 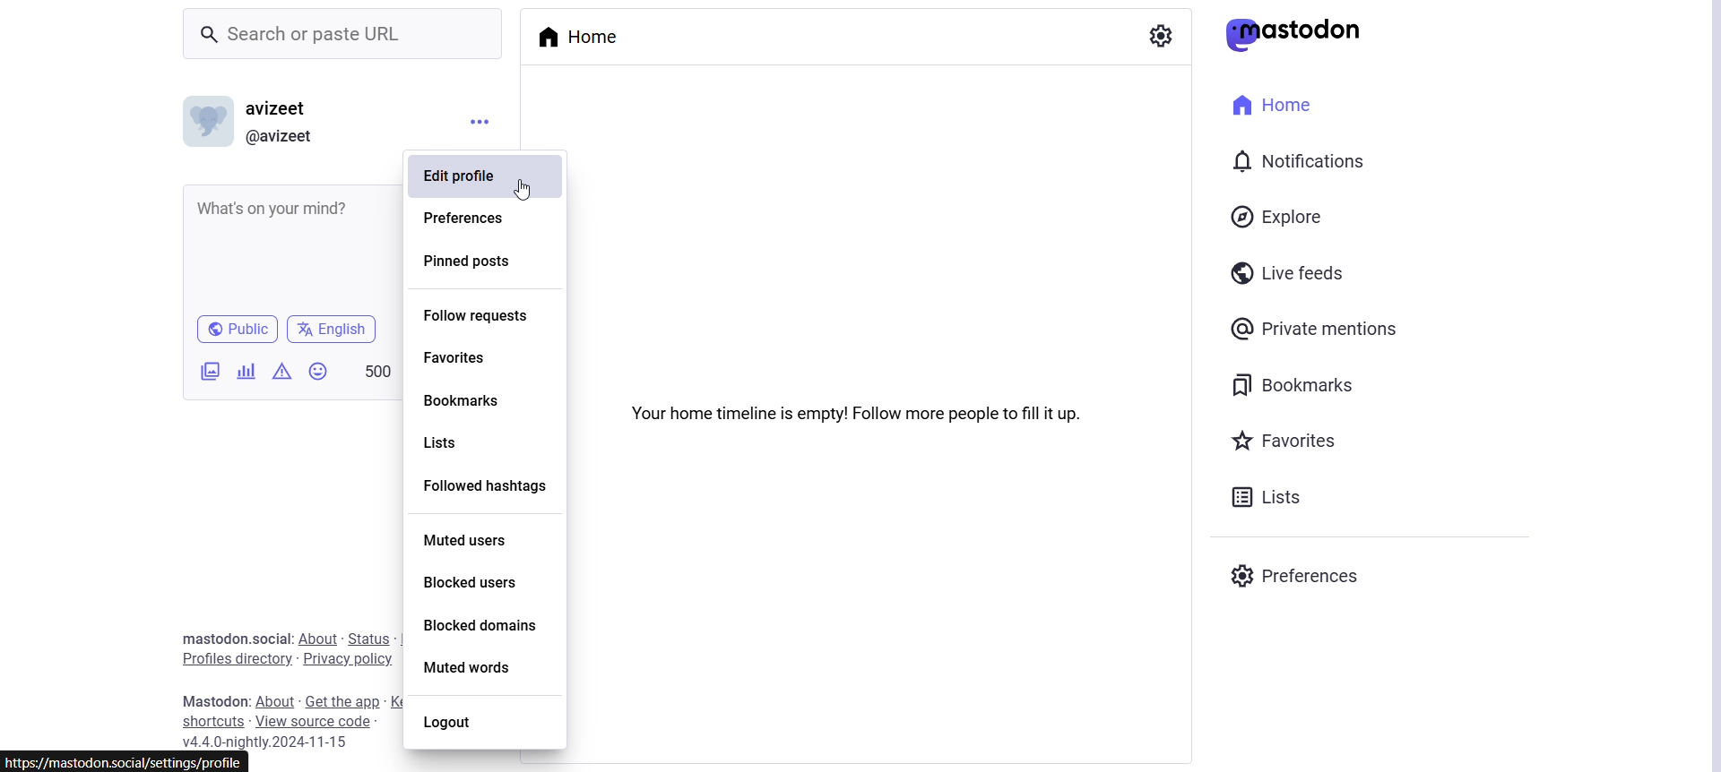 What do you see at coordinates (478, 314) in the screenshot?
I see `Follow requests` at bounding box center [478, 314].